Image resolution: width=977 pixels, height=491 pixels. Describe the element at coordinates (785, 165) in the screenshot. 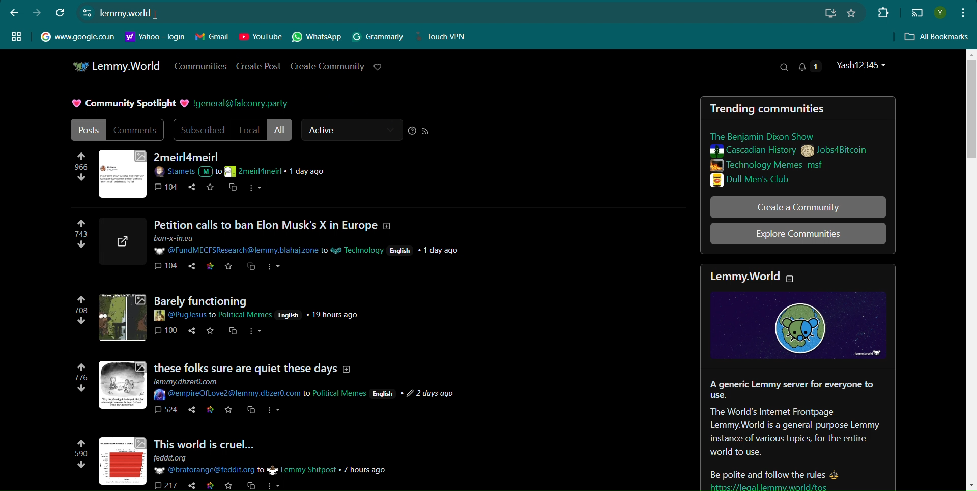

I see `Technology meme msf` at that location.